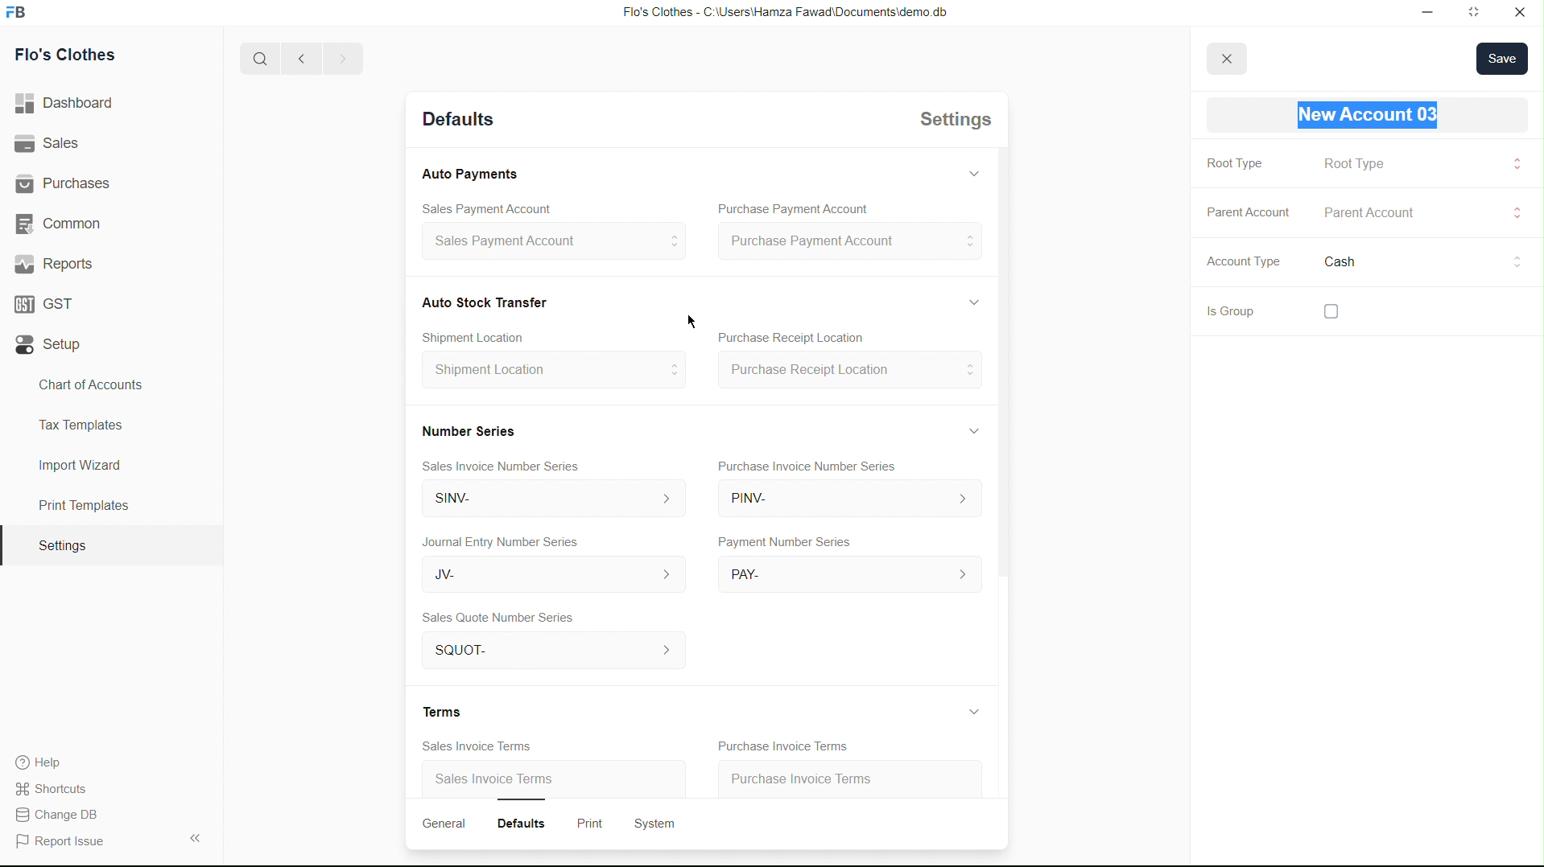 This screenshot has width=1544, height=867. I want to click on Print, so click(592, 821).